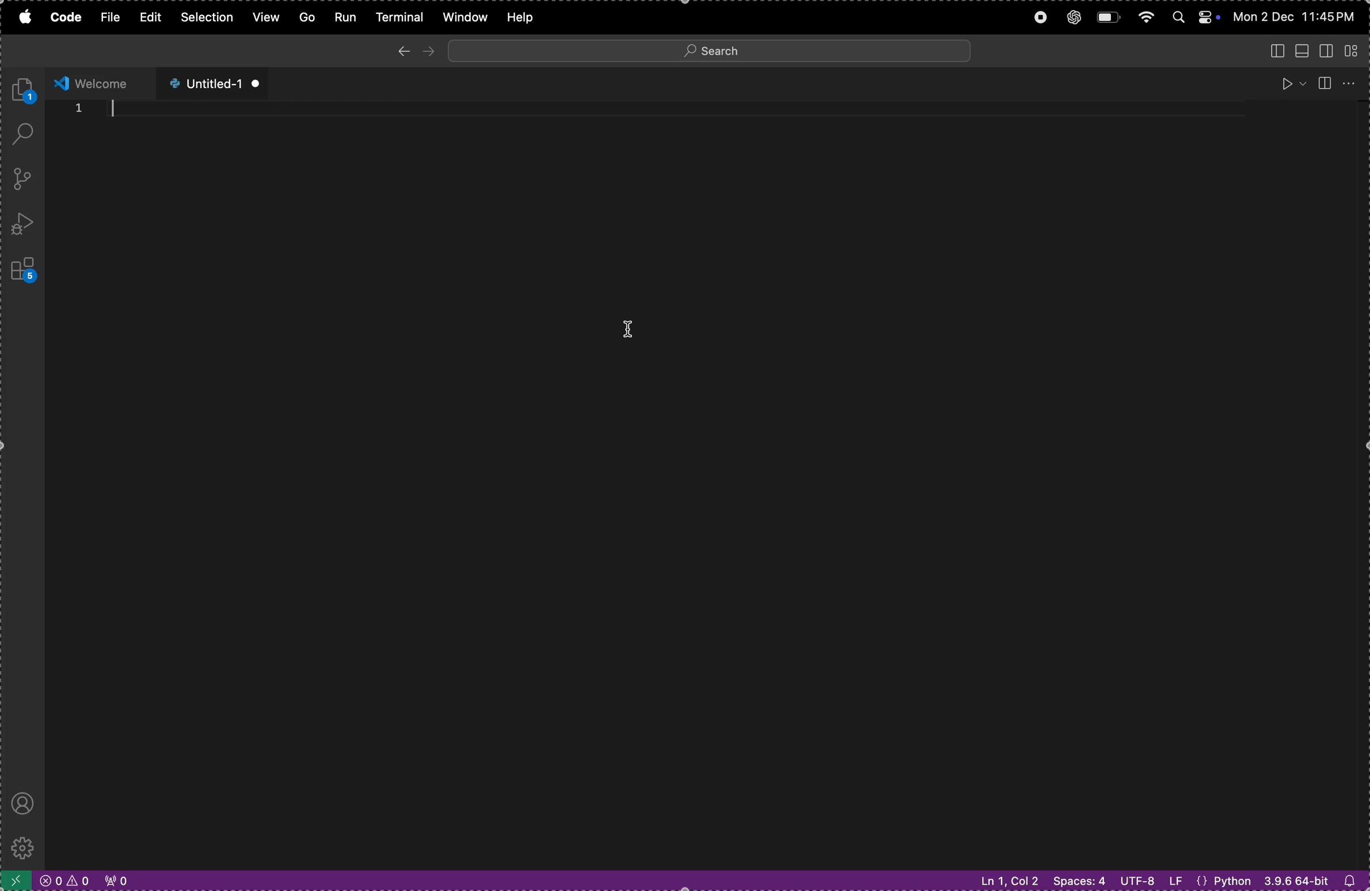  I want to click on search, so click(710, 49).